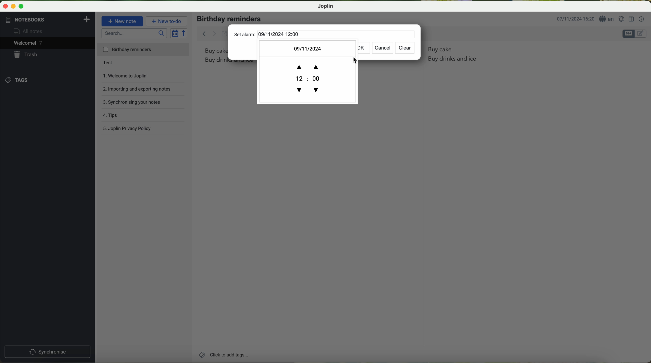 The width and height of the screenshot is (651, 363). What do you see at coordinates (139, 88) in the screenshot?
I see `importing and exporting notes` at bounding box center [139, 88].